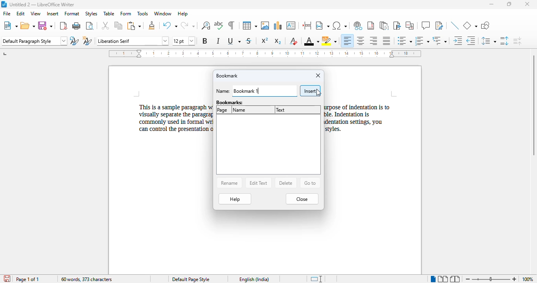 The image size is (537, 283). What do you see at coordinates (226, 76) in the screenshot?
I see `bookmark` at bounding box center [226, 76].